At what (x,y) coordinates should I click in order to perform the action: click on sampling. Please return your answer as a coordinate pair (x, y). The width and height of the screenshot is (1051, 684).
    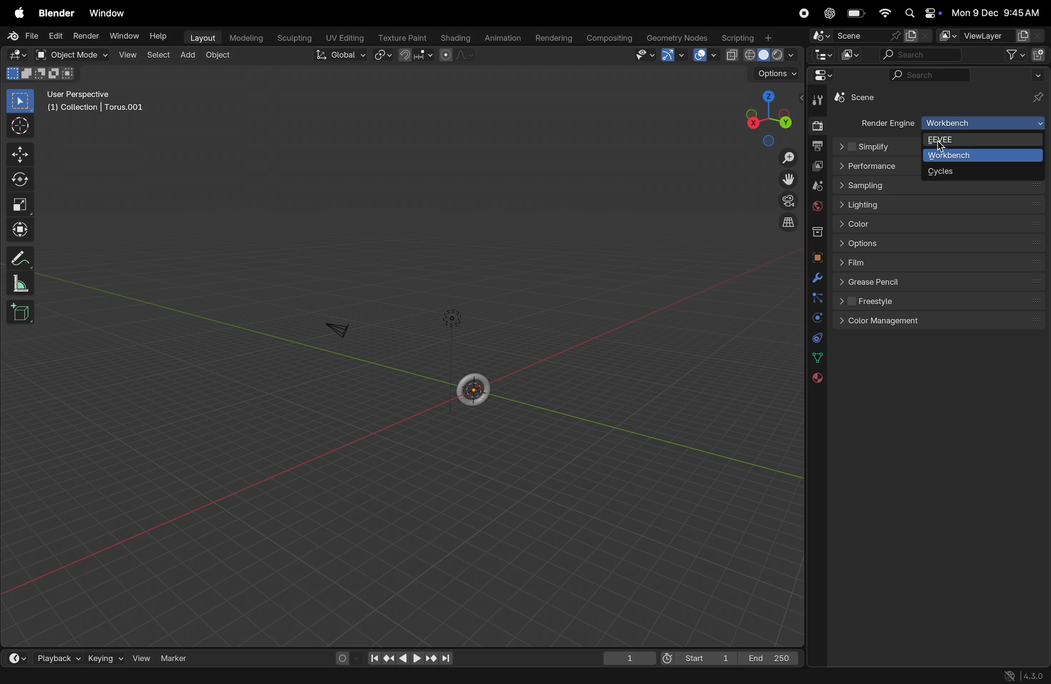
    Looking at the image, I should click on (876, 185).